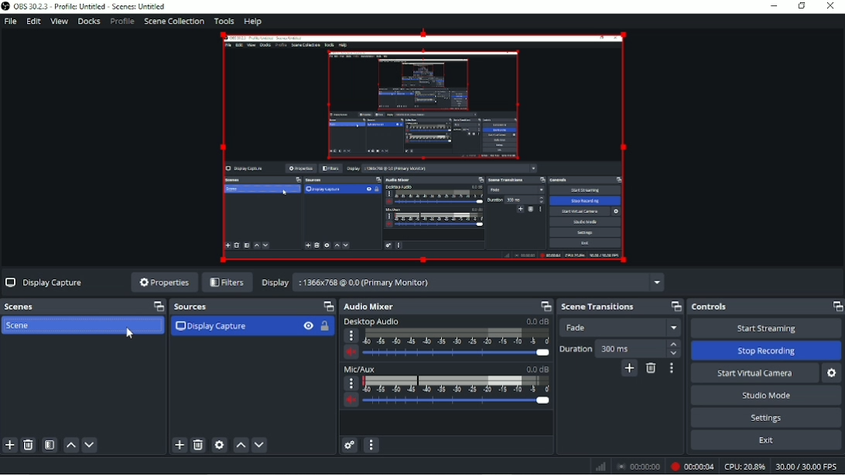  What do you see at coordinates (833, 374) in the screenshot?
I see `Configure virtual camera` at bounding box center [833, 374].